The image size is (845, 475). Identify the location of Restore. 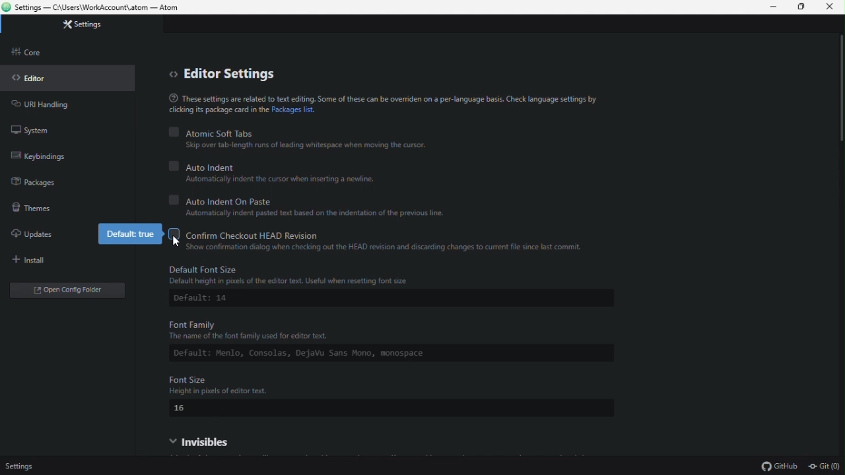
(798, 8).